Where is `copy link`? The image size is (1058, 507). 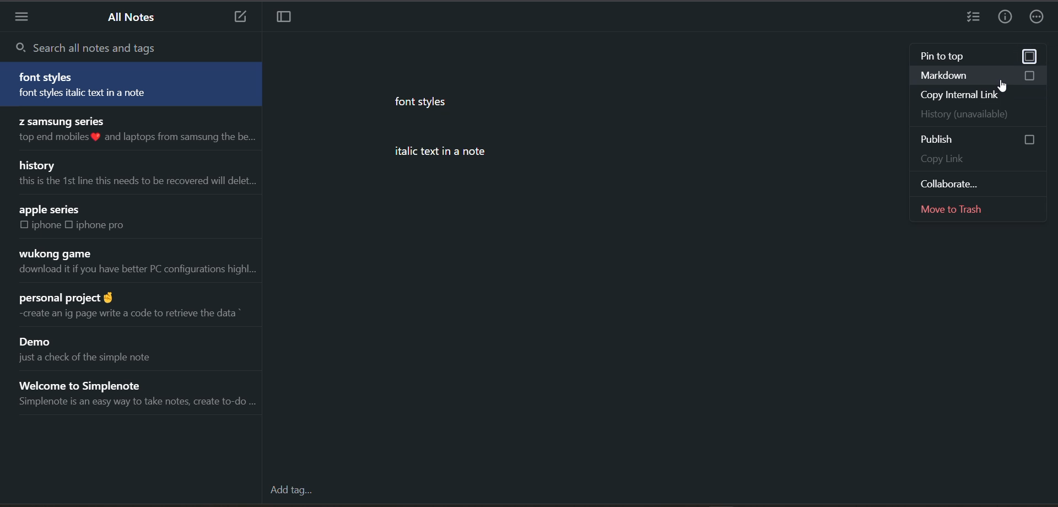 copy link is located at coordinates (976, 158).